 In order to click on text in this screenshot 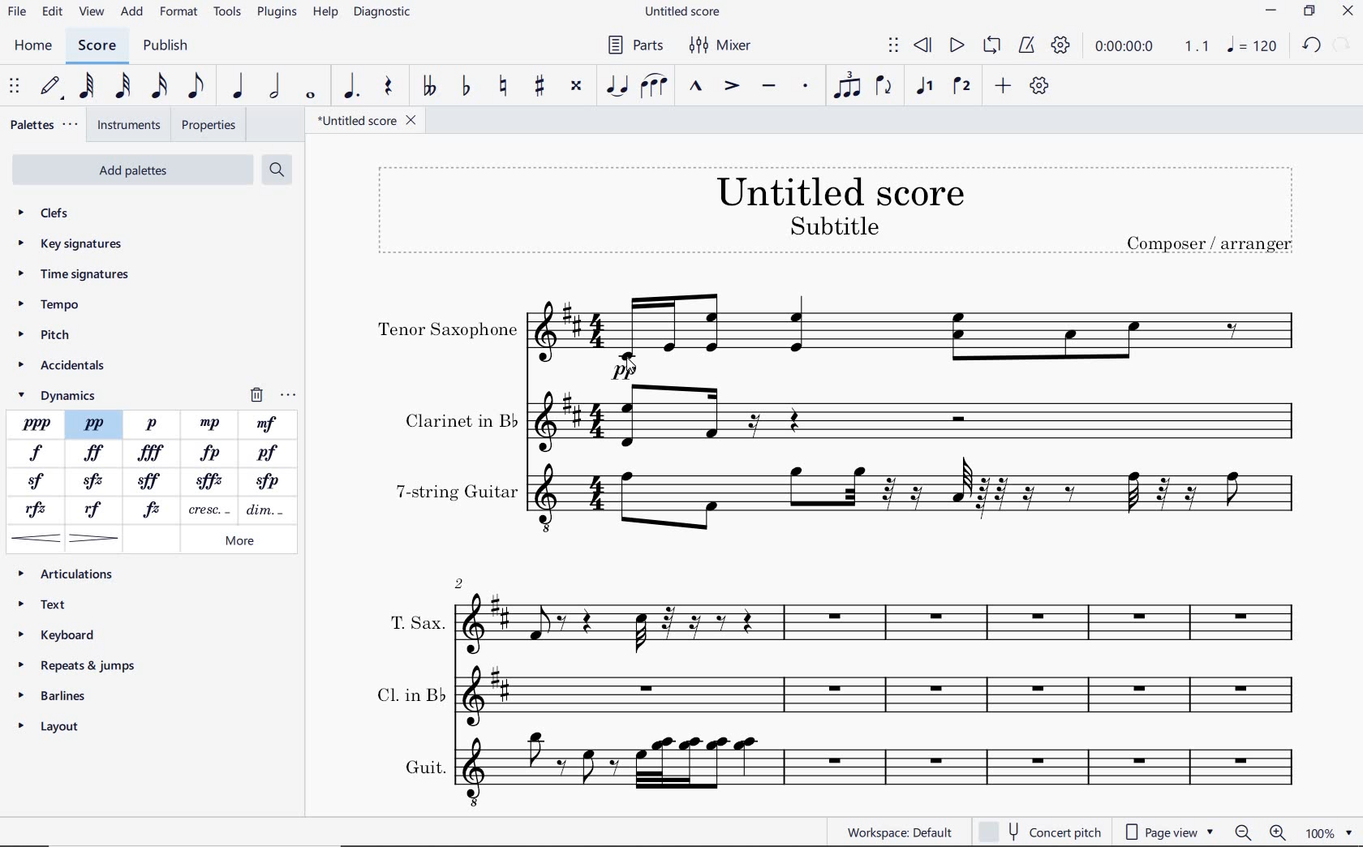, I will do `click(459, 420)`.